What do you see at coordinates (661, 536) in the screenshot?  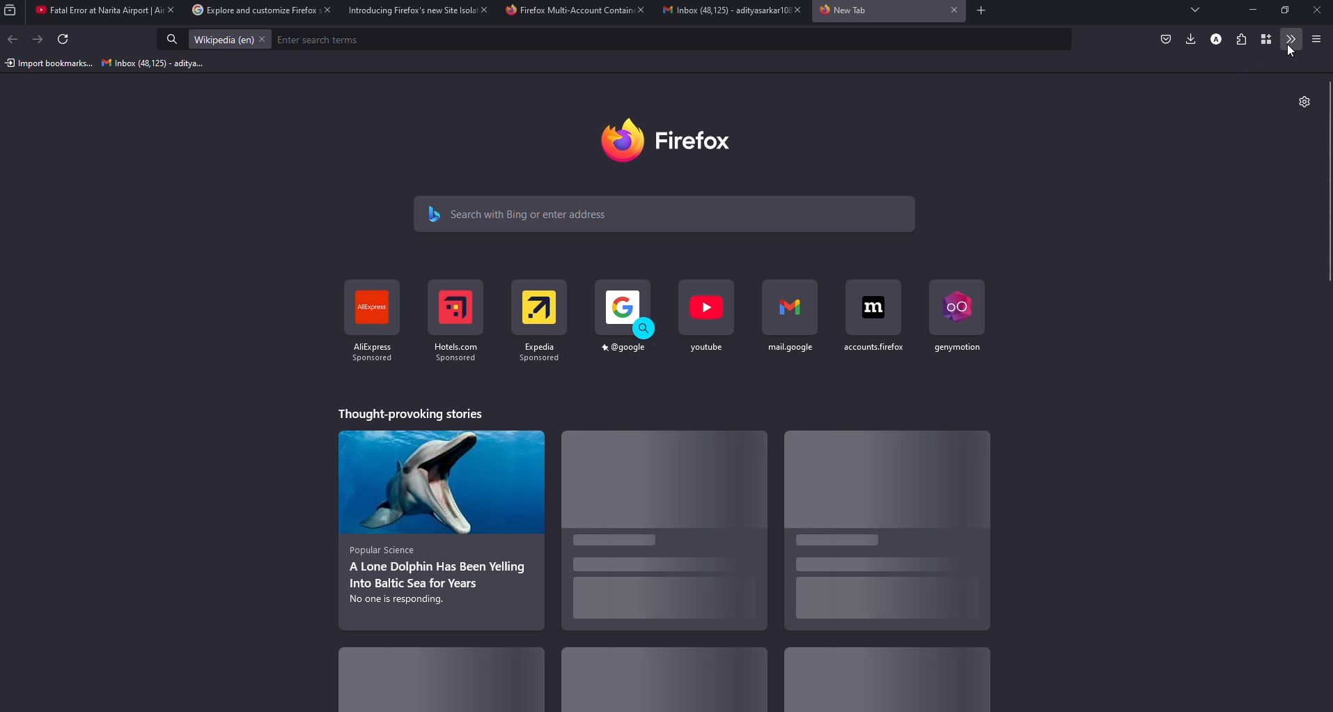 I see `stories` at bounding box center [661, 536].